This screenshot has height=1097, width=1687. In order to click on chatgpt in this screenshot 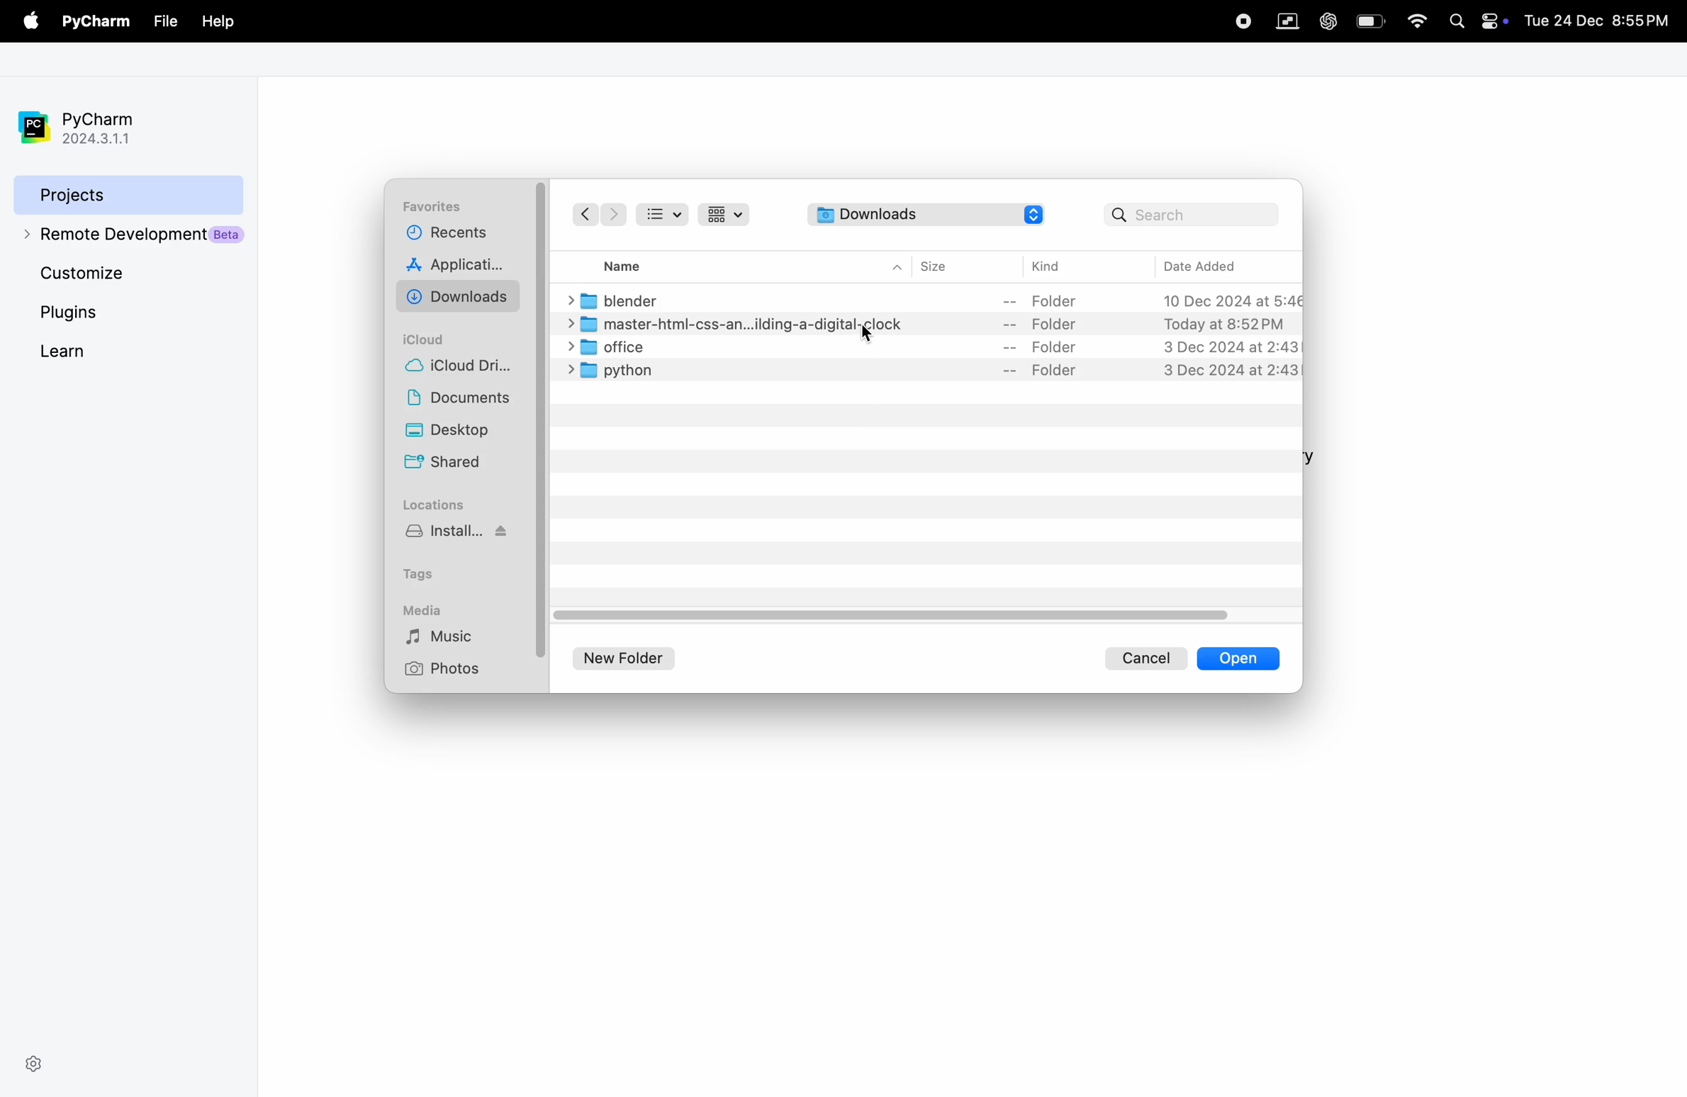, I will do `click(1327, 20)`.